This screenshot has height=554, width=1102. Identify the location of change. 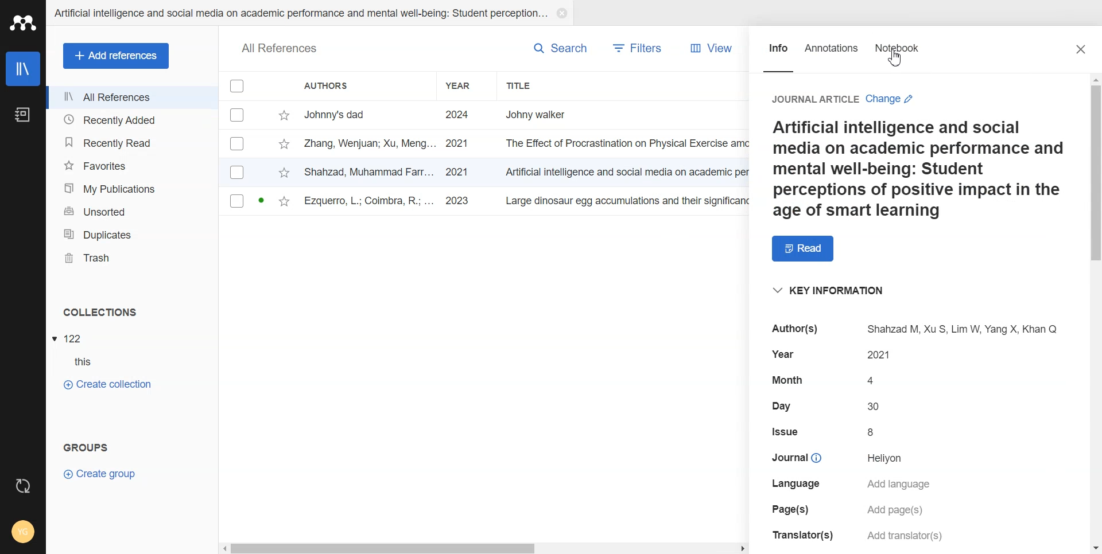
(890, 99).